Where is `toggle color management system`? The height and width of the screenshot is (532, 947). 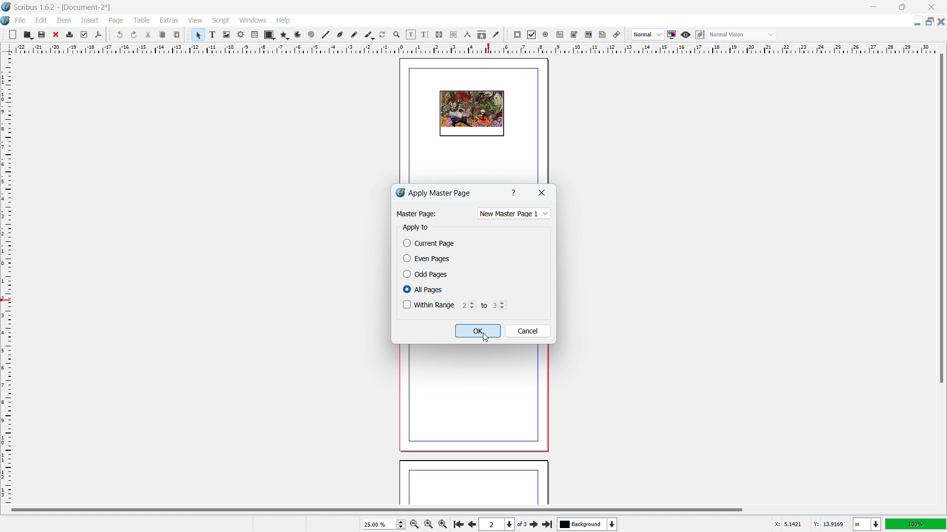 toggle color management system is located at coordinates (672, 34).